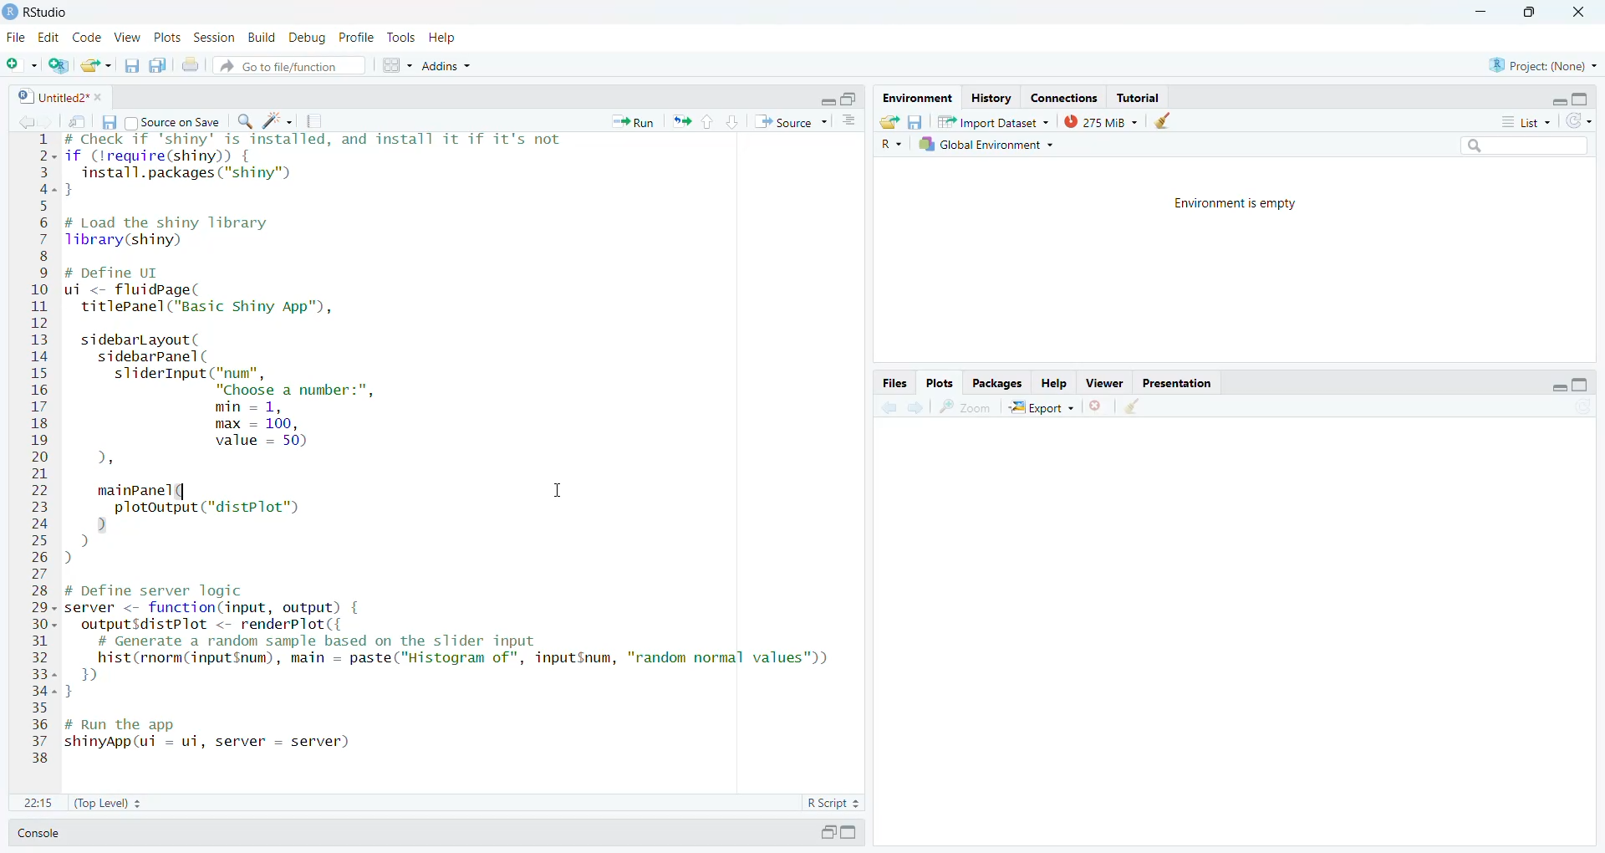 The image size is (1605, 853). Describe the element at coordinates (402, 38) in the screenshot. I see `Tools` at that location.